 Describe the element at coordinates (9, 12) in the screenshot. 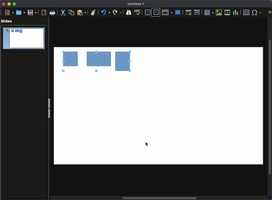

I see `New` at that location.